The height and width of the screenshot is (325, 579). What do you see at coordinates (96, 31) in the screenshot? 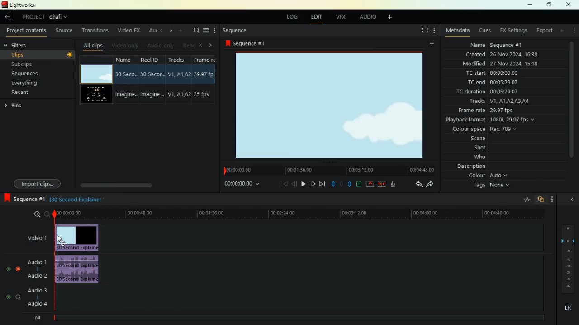
I see `transitions` at bounding box center [96, 31].